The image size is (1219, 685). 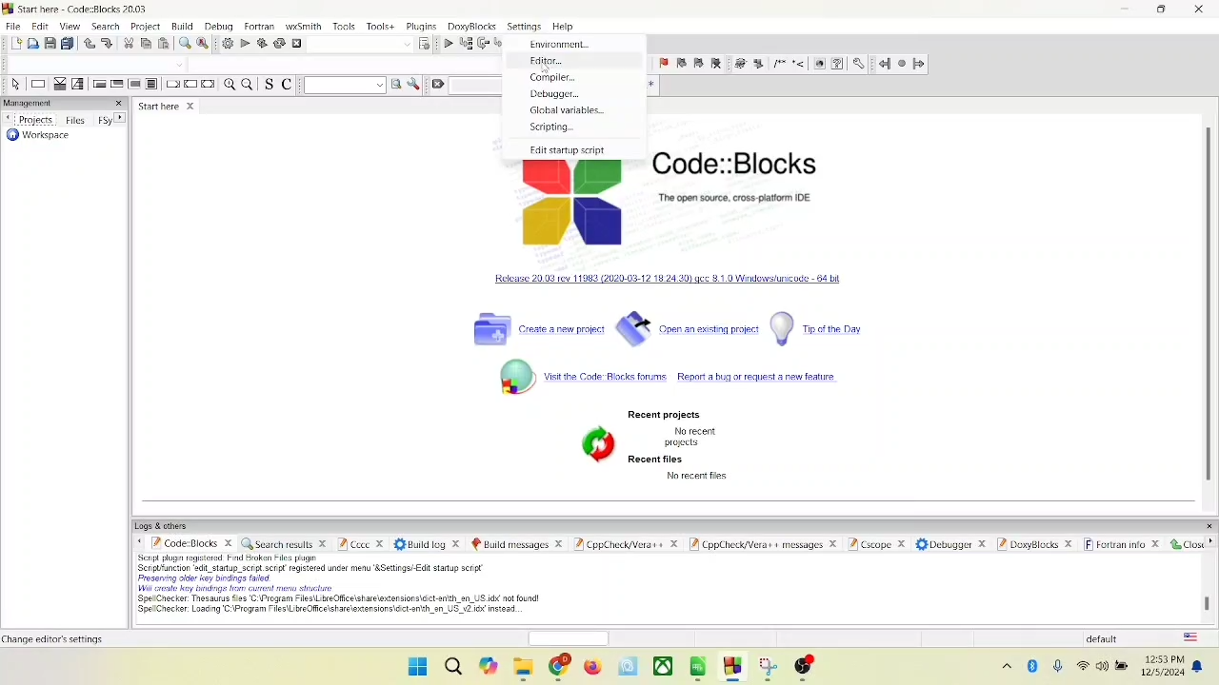 What do you see at coordinates (342, 86) in the screenshot?
I see `text search` at bounding box center [342, 86].